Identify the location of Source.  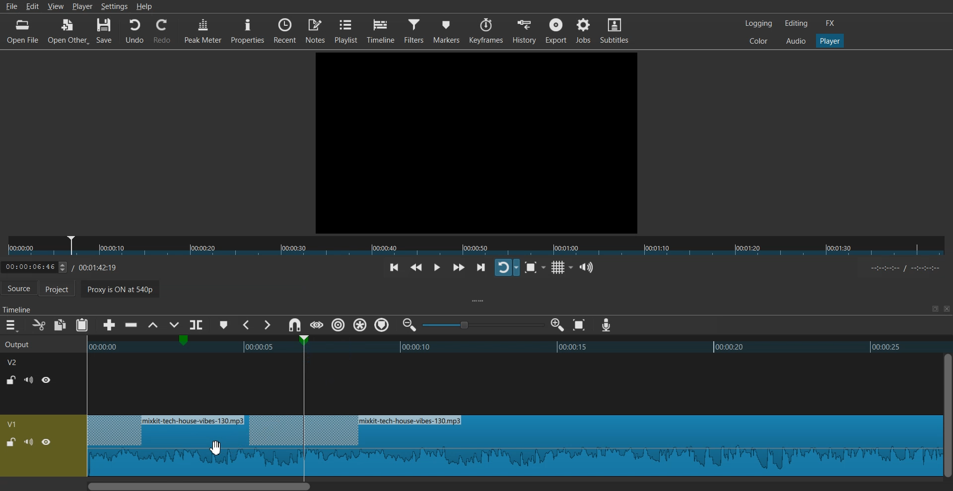
(19, 289).